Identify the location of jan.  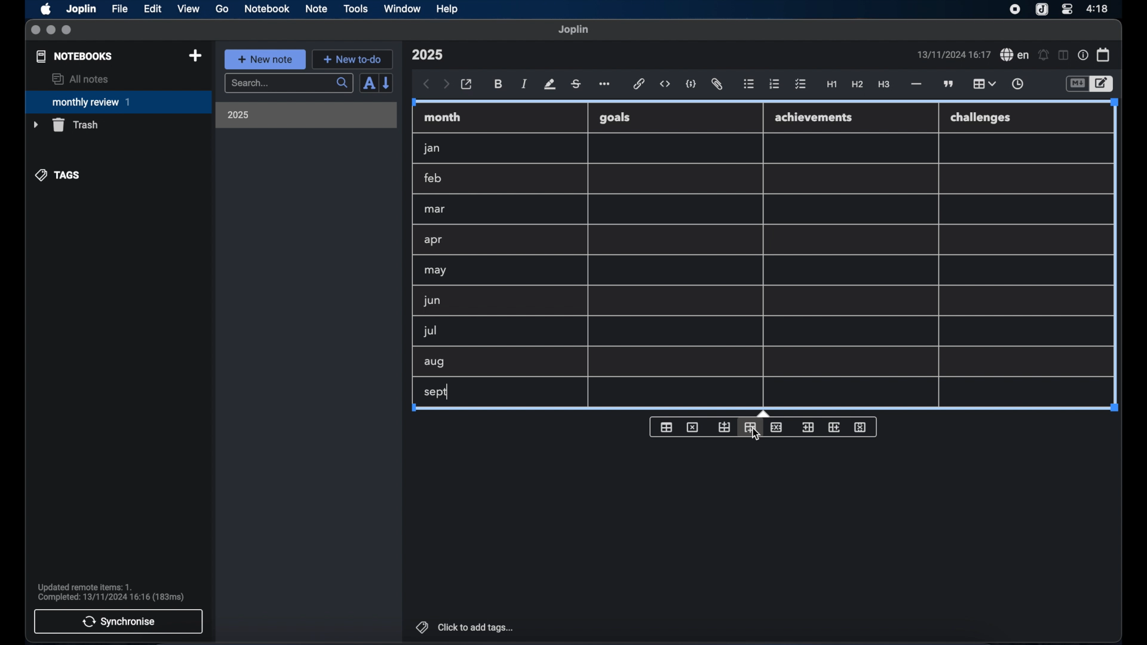
(432, 149).